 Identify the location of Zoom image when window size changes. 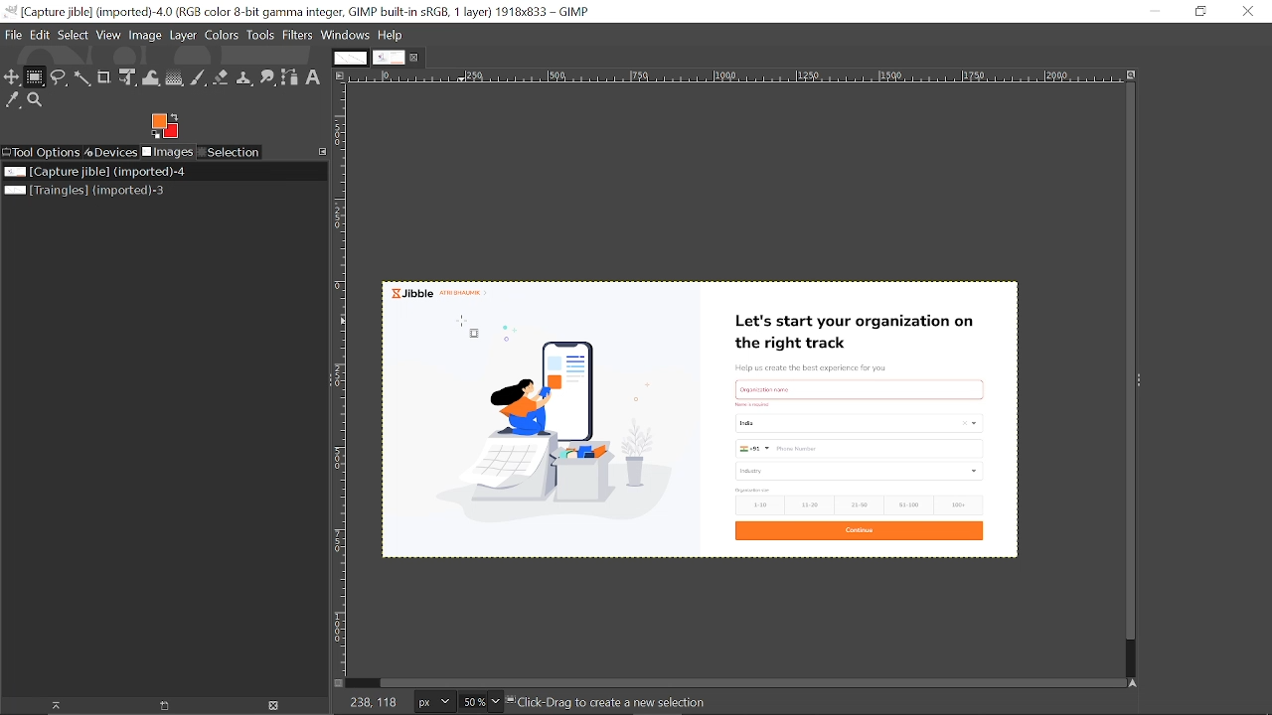
(1129, 74).